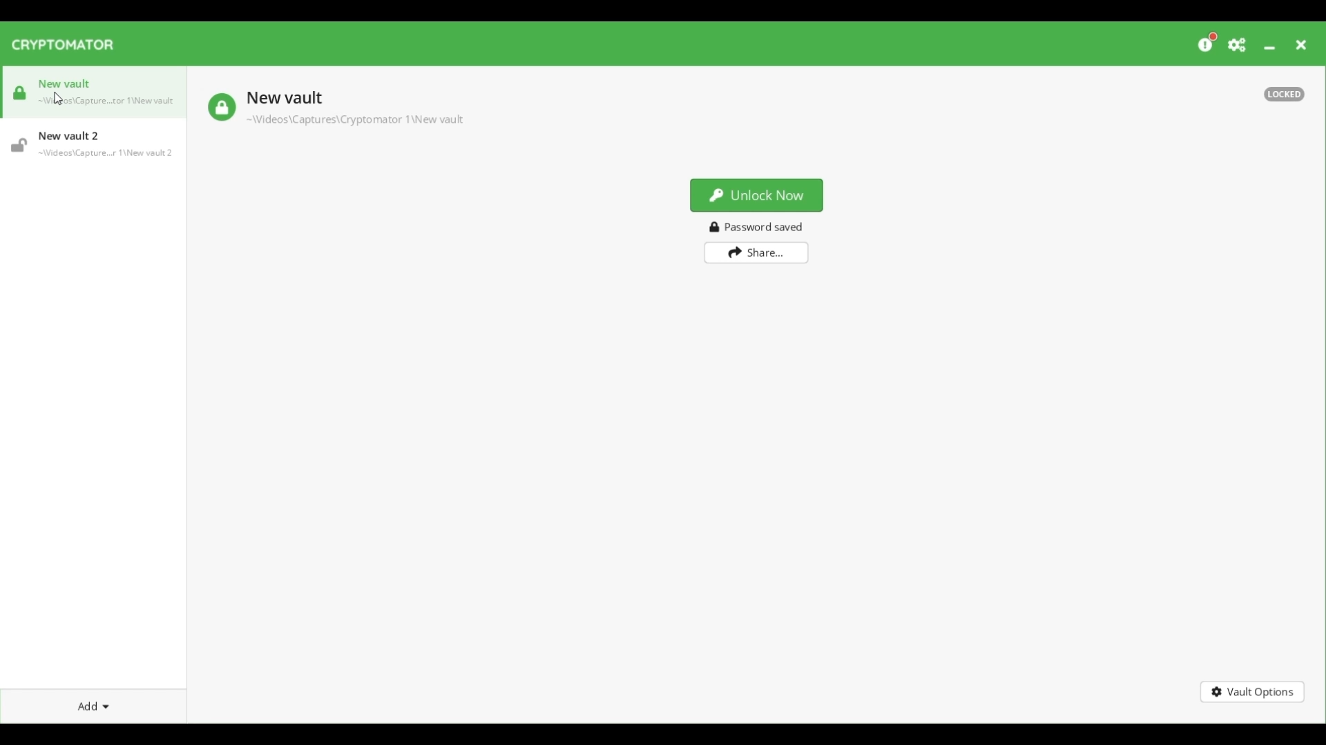 This screenshot has width=1326, height=745. Describe the element at coordinates (1238, 45) in the screenshot. I see `Preferences` at that location.